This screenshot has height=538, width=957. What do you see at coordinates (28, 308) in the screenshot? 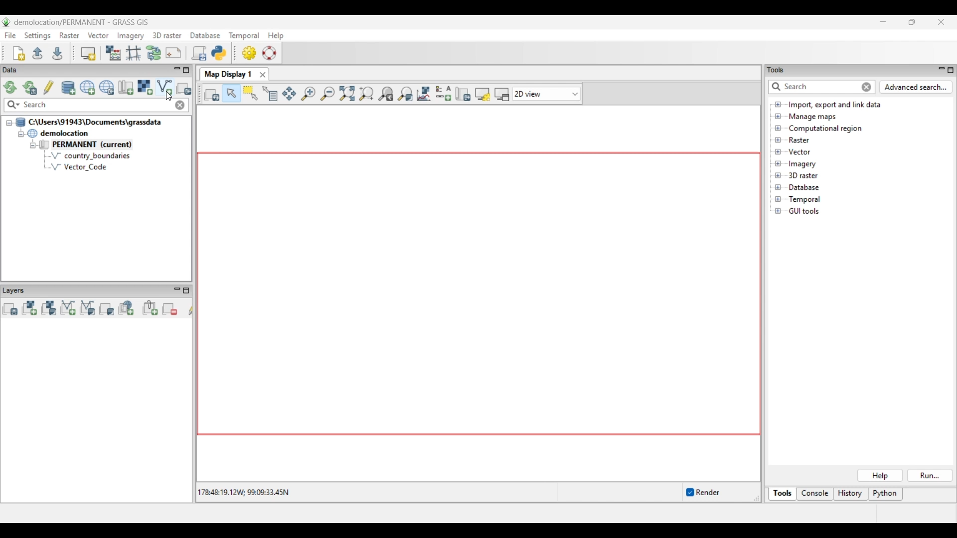
I see `Add raster map layer` at bounding box center [28, 308].